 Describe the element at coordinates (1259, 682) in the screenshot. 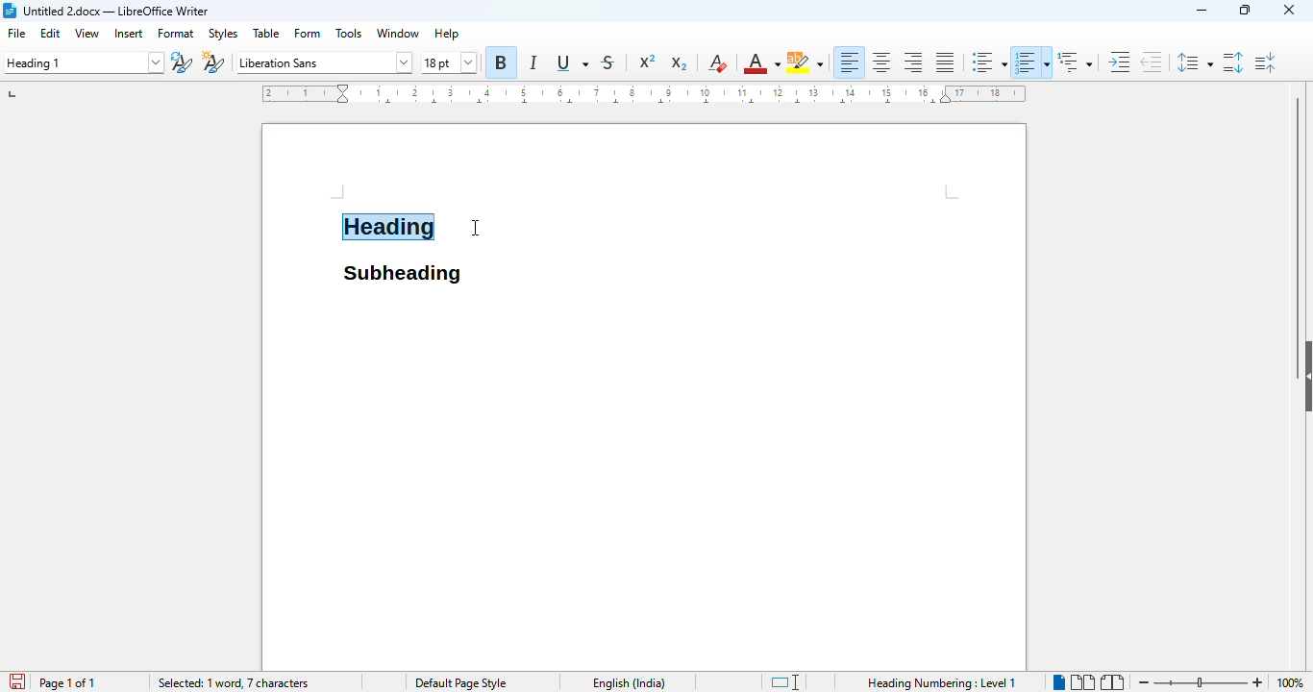

I see `zoom in` at that location.